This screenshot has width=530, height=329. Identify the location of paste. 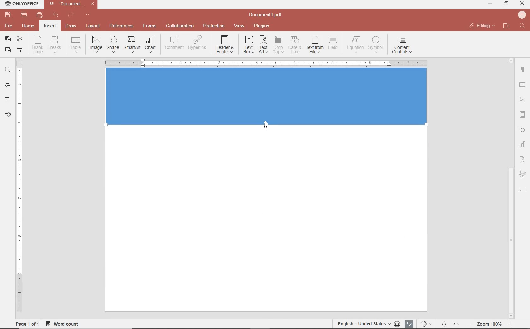
(7, 49).